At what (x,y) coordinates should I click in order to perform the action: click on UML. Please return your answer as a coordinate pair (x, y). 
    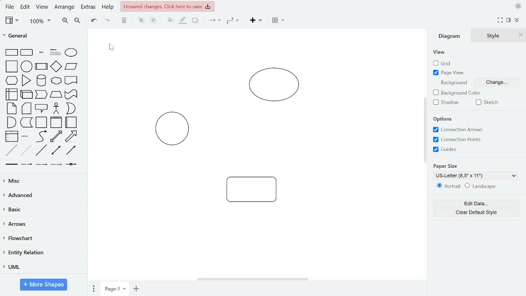
    Looking at the image, I should click on (42, 267).